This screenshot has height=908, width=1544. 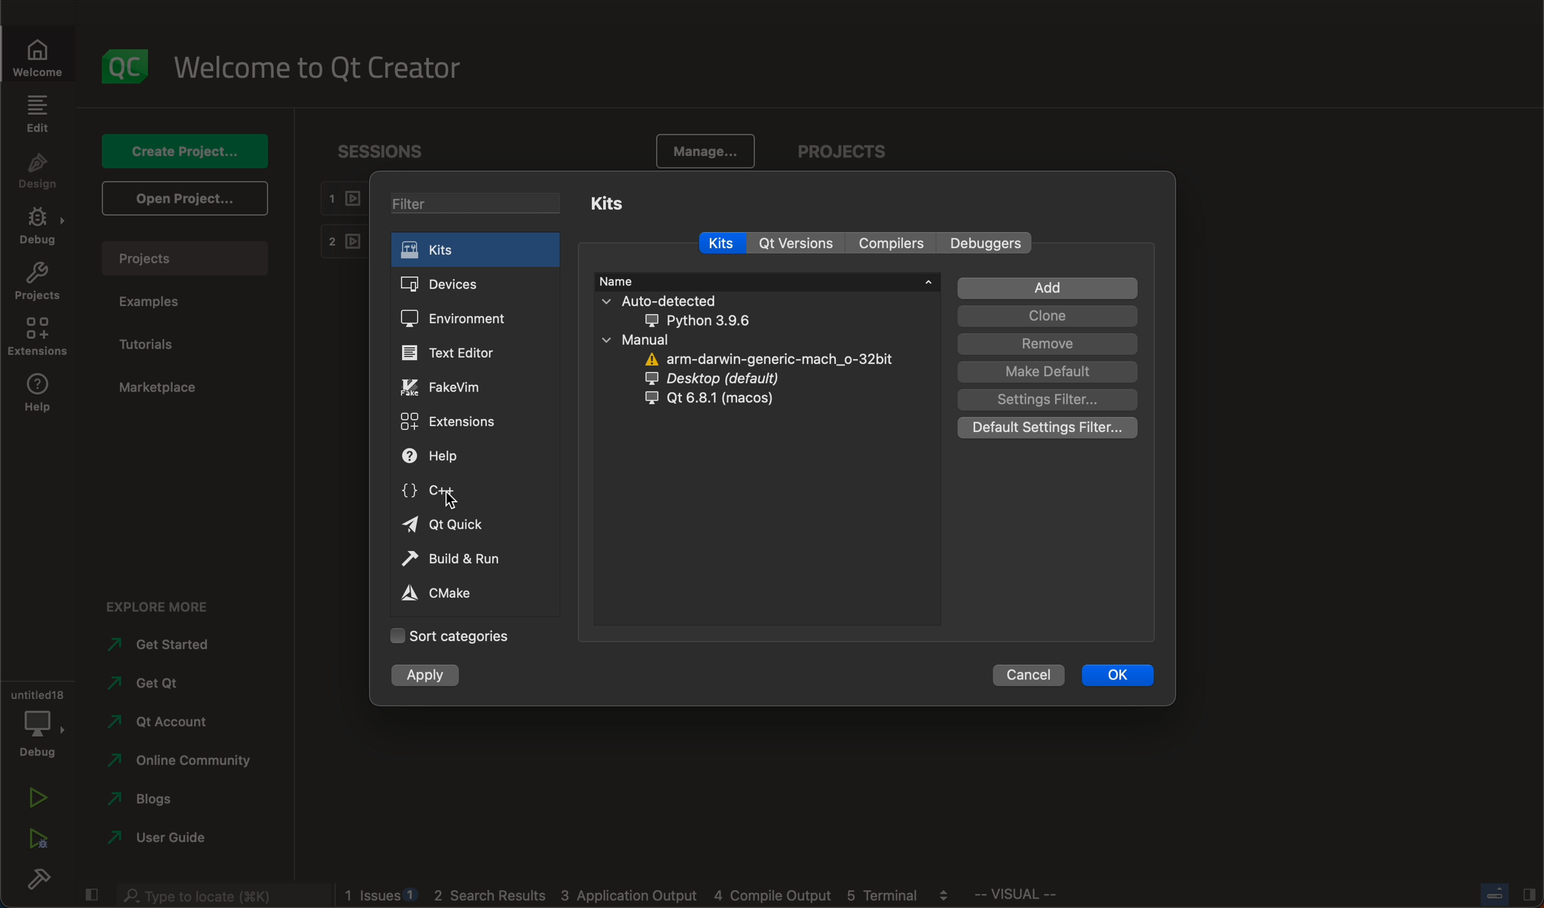 I want to click on user guide, so click(x=161, y=840).